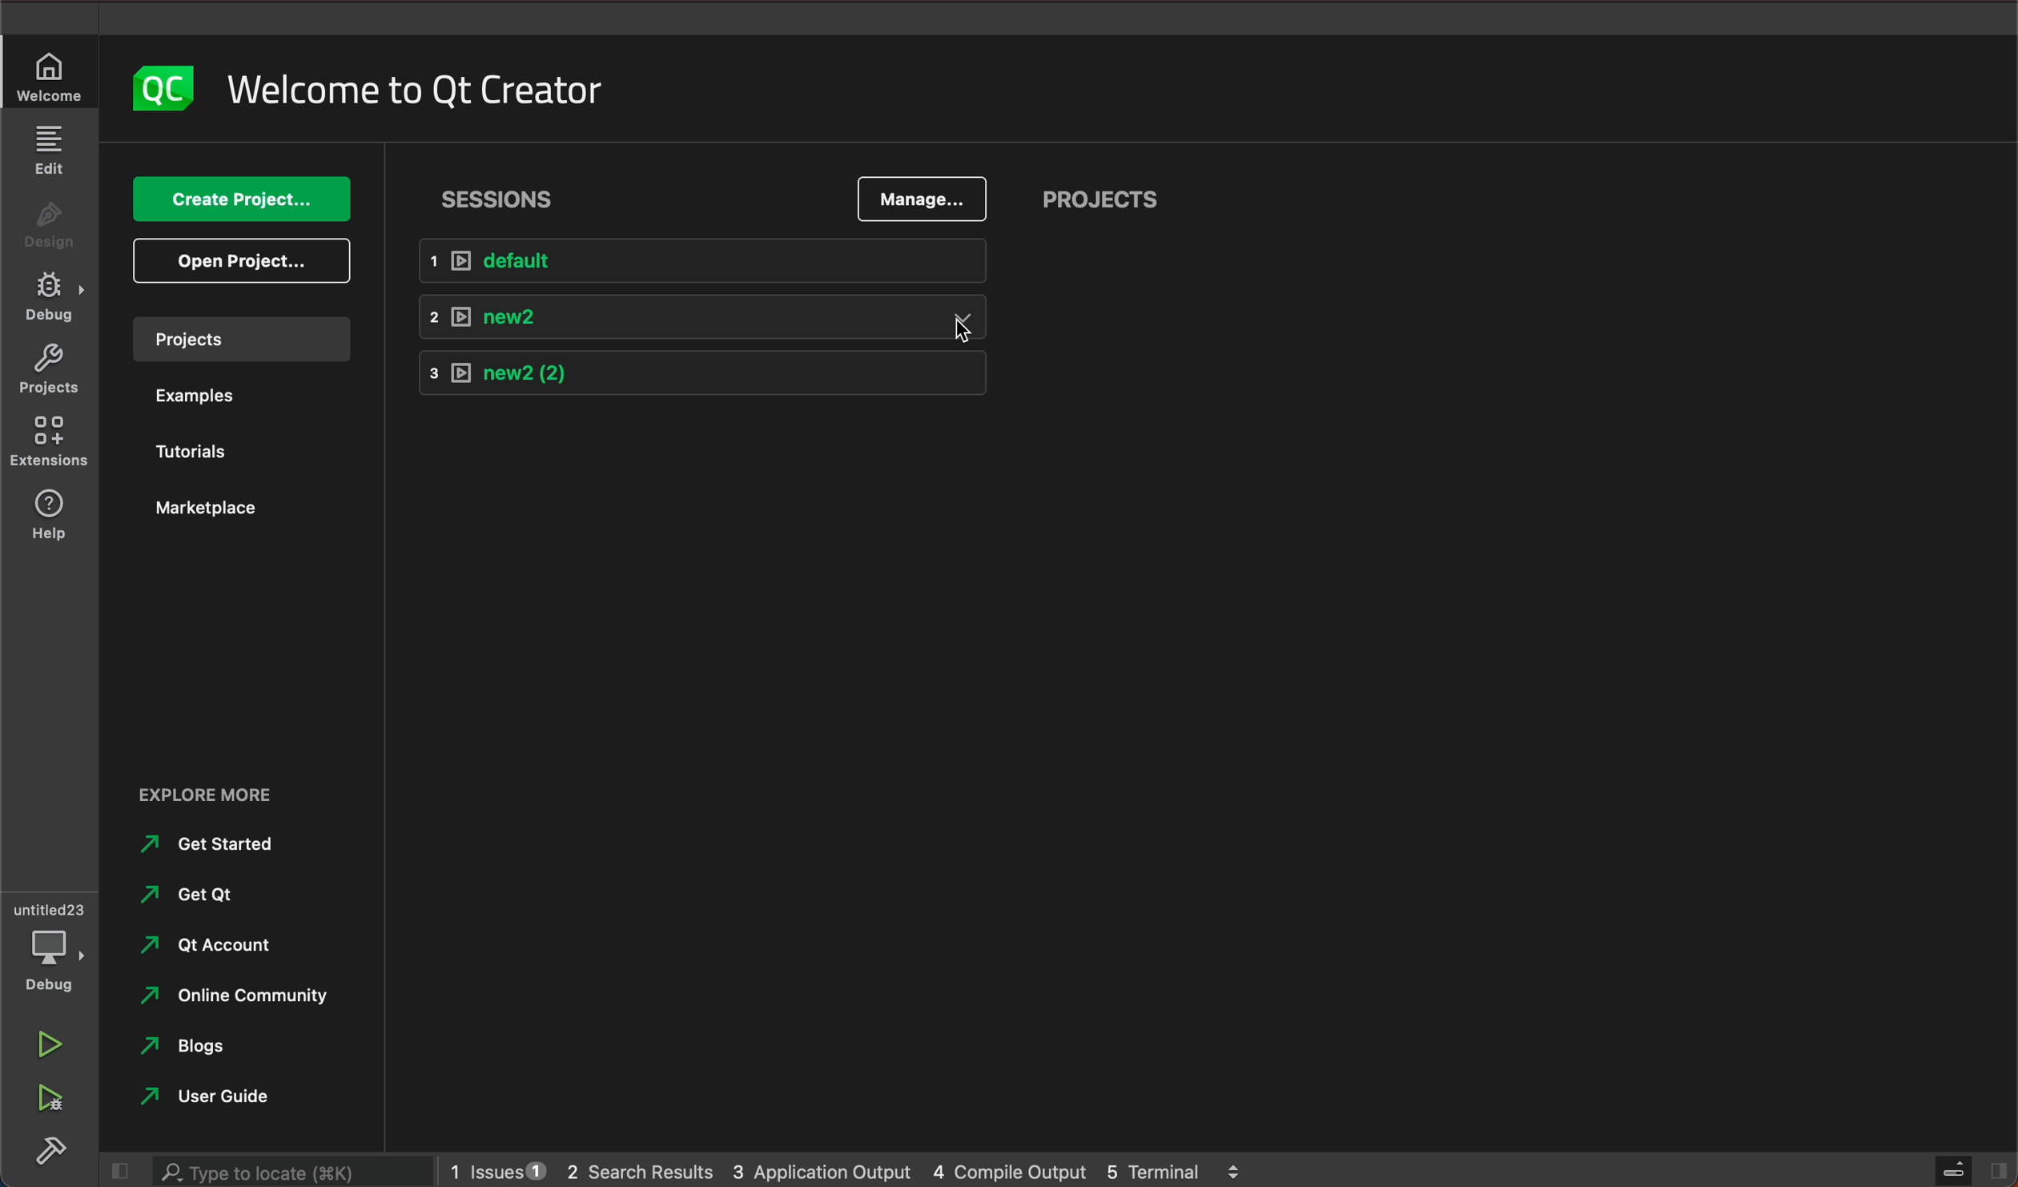 Image resolution: width=2018 pixels, height=1187 pixels. I want to click on tutorials, so click(223, 452).